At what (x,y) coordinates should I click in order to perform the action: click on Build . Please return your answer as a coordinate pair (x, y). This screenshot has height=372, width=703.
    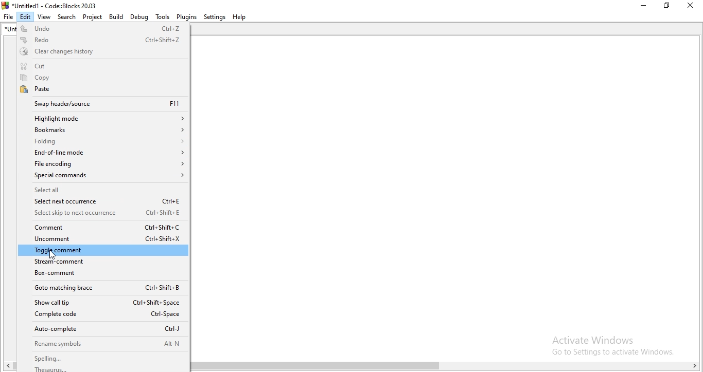
    Looking at the image, I should click on (116, 16).